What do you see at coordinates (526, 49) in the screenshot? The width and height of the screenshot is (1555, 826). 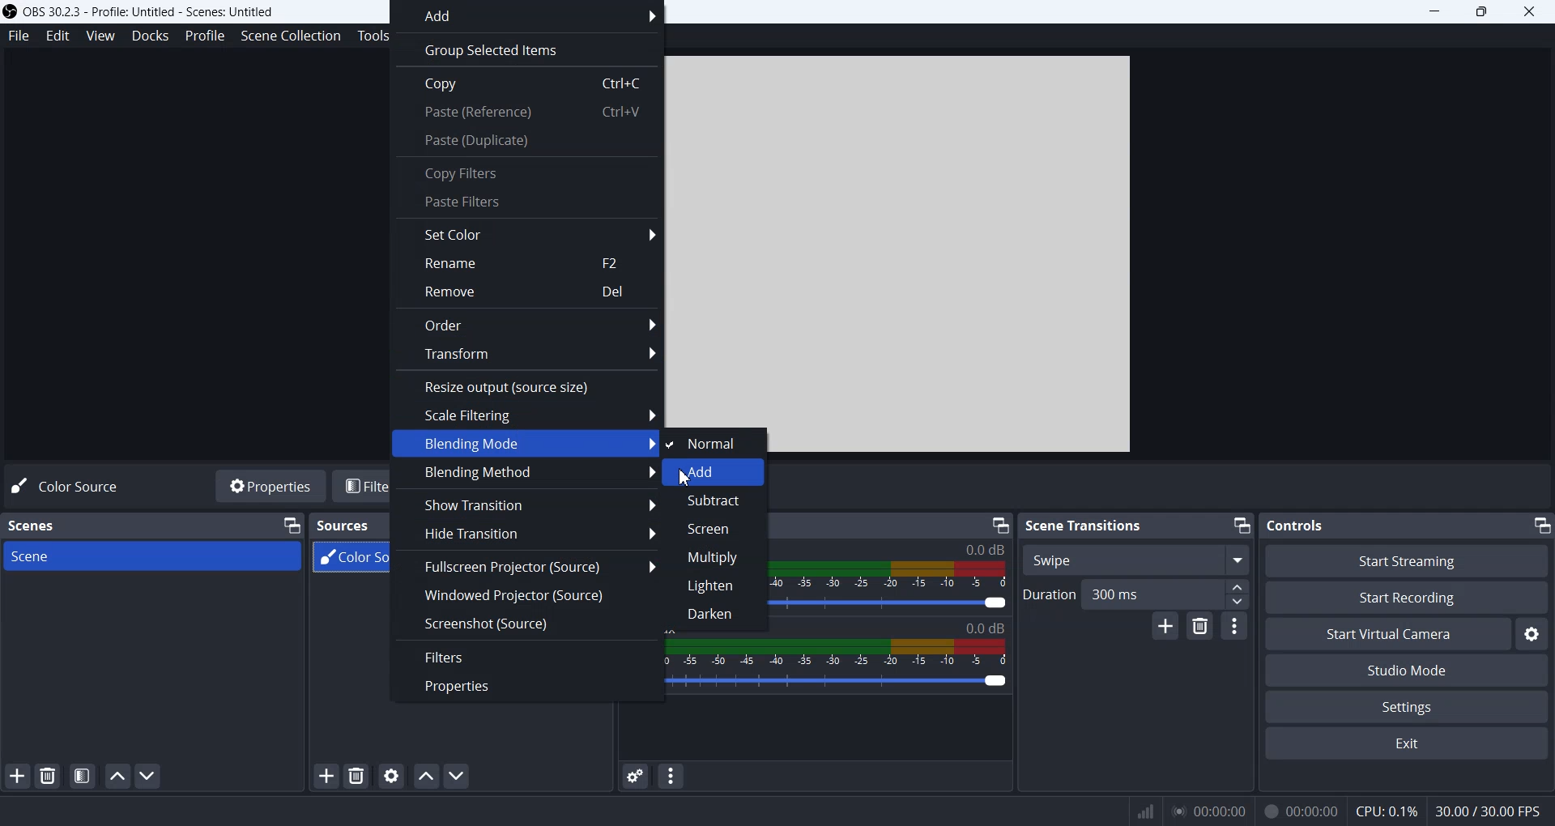 I see `Group Selected Items` at bounding box center [526, 49].